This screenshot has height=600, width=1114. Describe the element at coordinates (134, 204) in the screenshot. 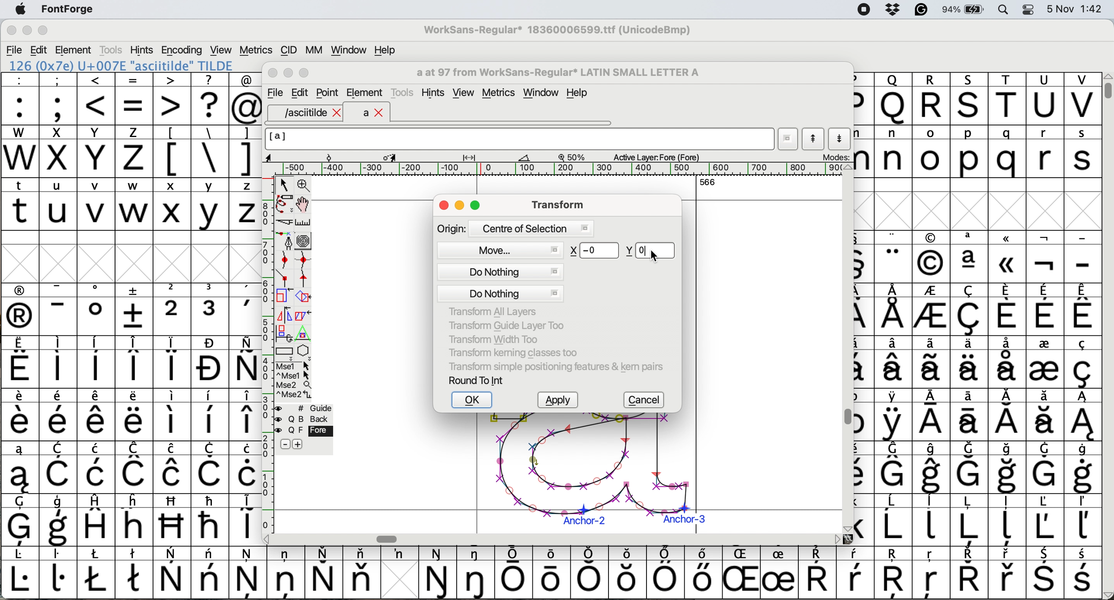

I see `w` at that location.